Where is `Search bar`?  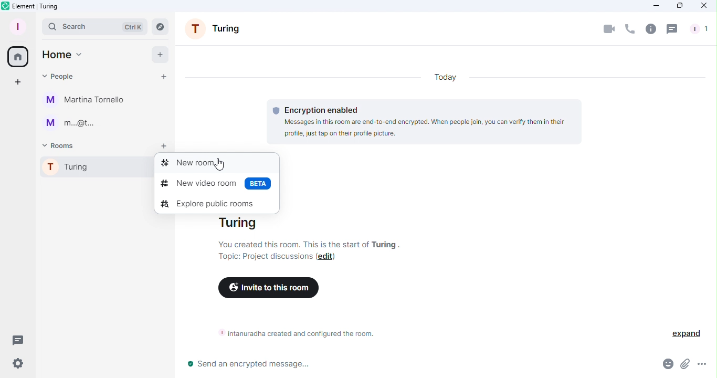 Search bar is located at coordinates (94, 26).